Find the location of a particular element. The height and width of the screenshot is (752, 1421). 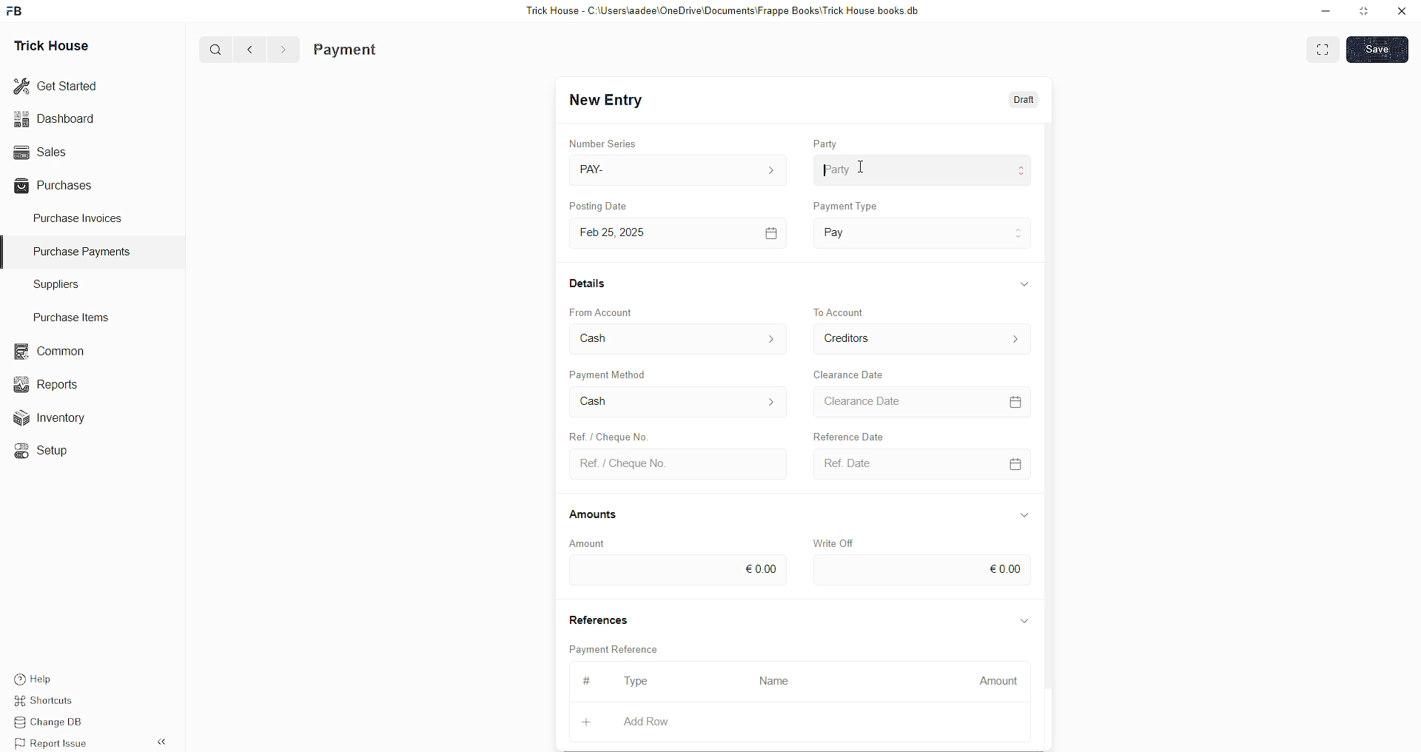

Cash is located at coordinates (599, 400).